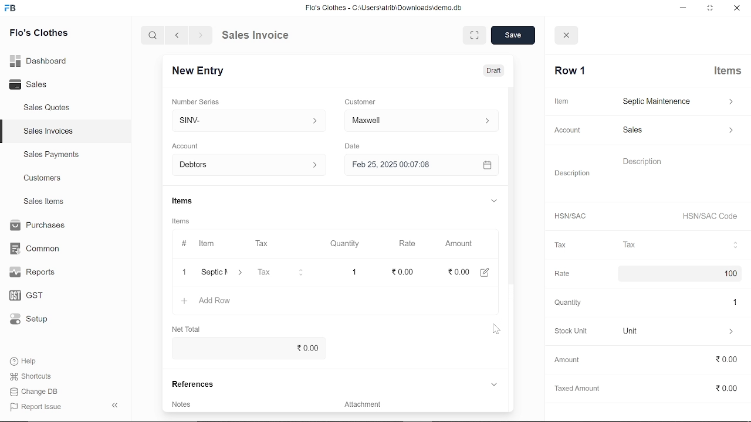 This screenshot has width=751, height=422. Describe the element at coordinates (354, 145) in the screenshot. I see `Date` at that location.